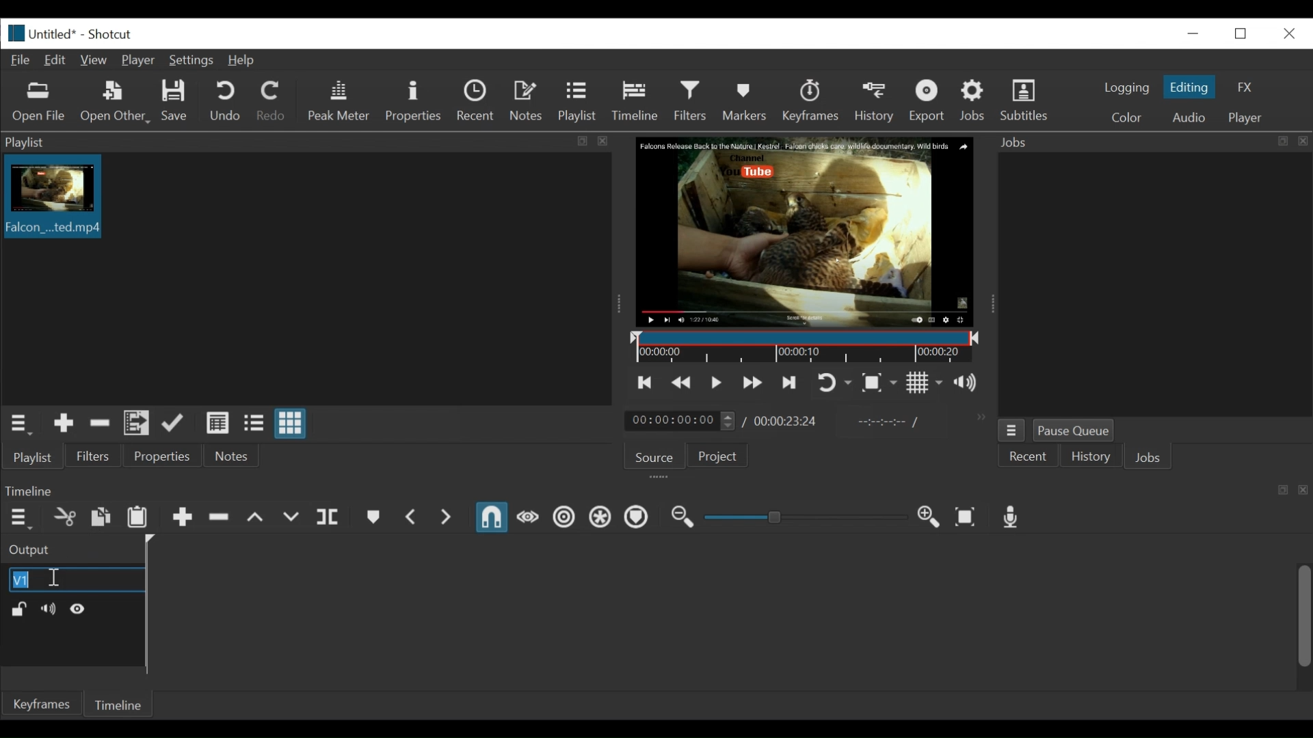 This screenshot has width=1313, height=738. Describe the element at coordinates (692, 102) in the screenshot. I see `Filters` at that location.